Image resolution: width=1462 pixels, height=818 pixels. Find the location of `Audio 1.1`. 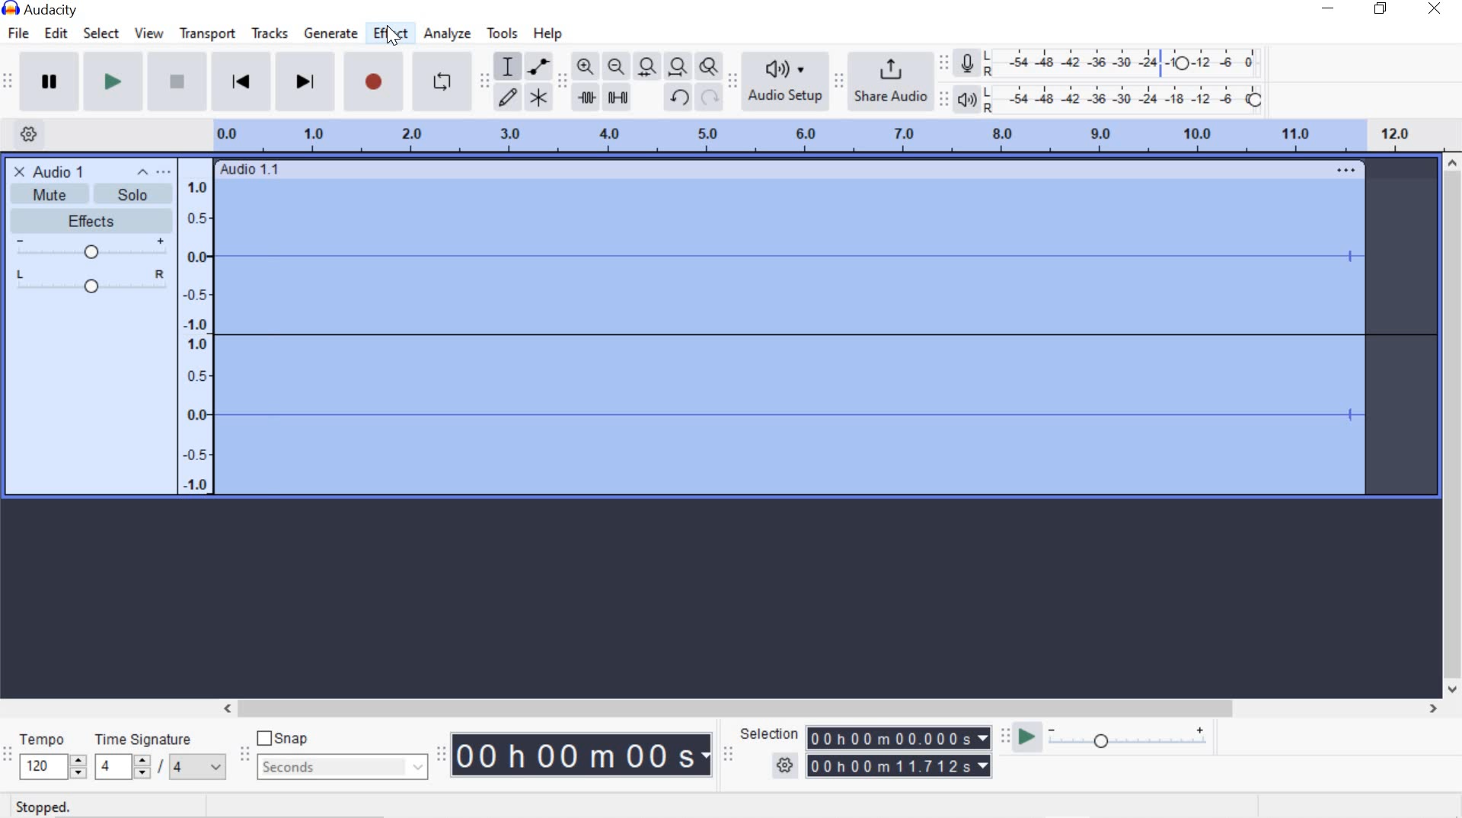

Audio 1.1 is located at coordinates (793, 167).